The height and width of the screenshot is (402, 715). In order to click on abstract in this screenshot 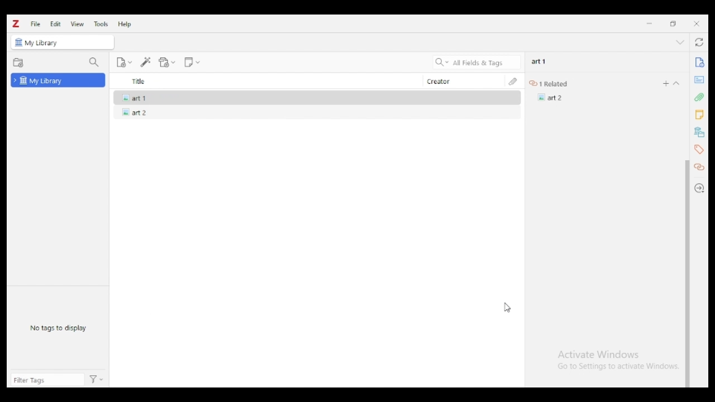, I will do `click(699, 80)`.